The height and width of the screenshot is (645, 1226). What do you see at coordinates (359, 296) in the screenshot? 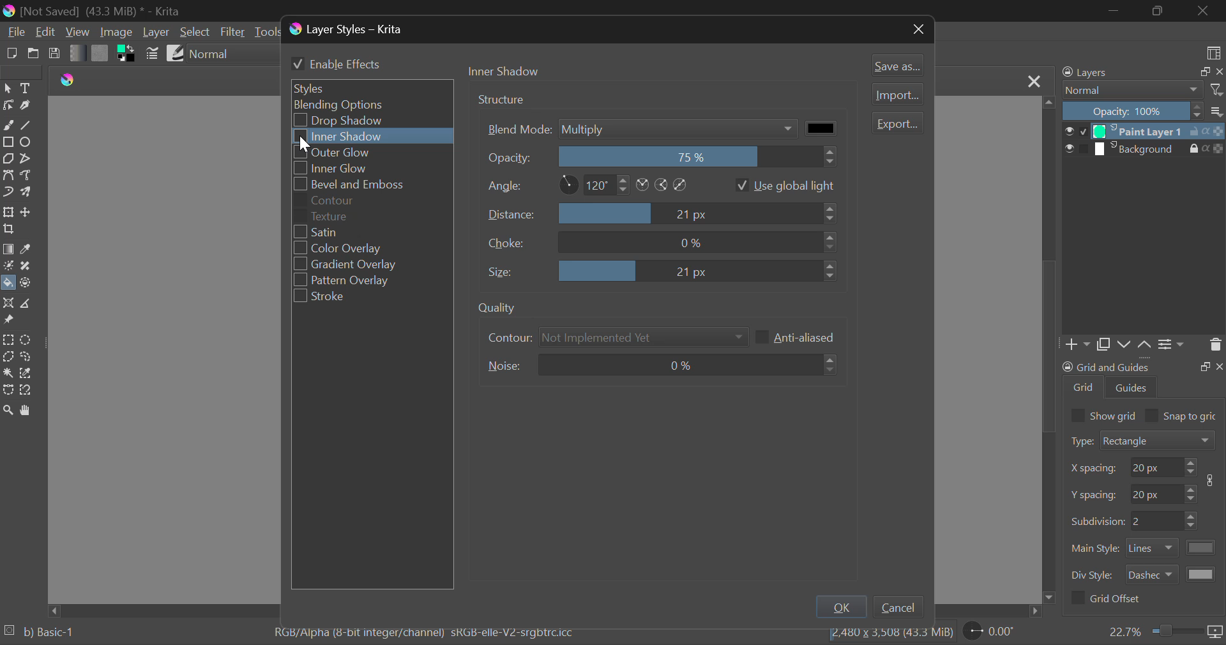
I see `Stroke` at bounding box center [359, 296].